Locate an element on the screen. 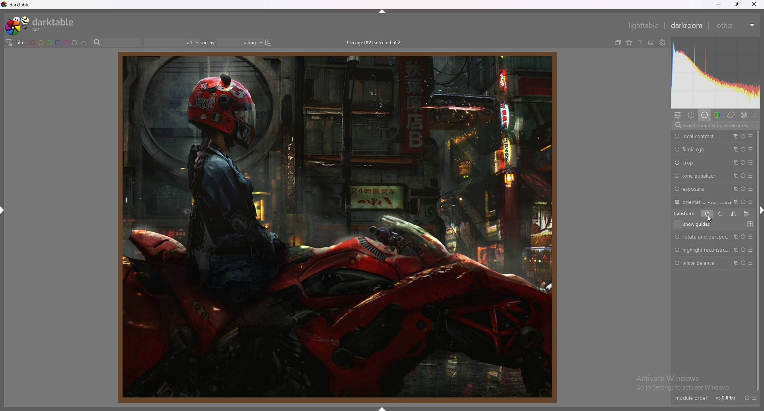 This screenshot has height=411, width=764. presets is located at coordinates (750, 189).